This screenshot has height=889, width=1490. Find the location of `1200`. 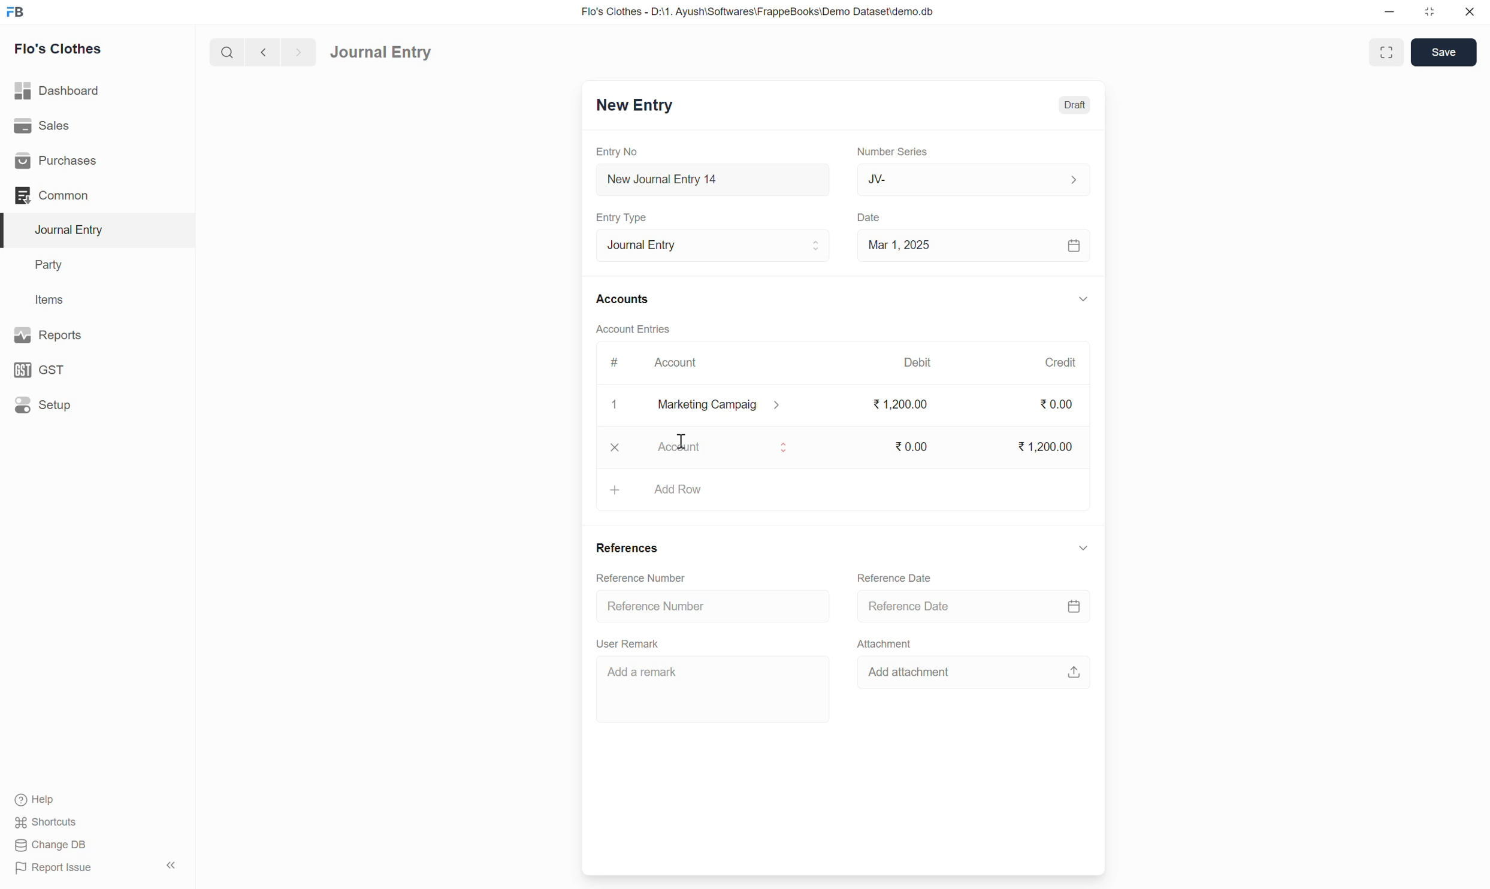

1200 is located at coordinates (1050, 445).